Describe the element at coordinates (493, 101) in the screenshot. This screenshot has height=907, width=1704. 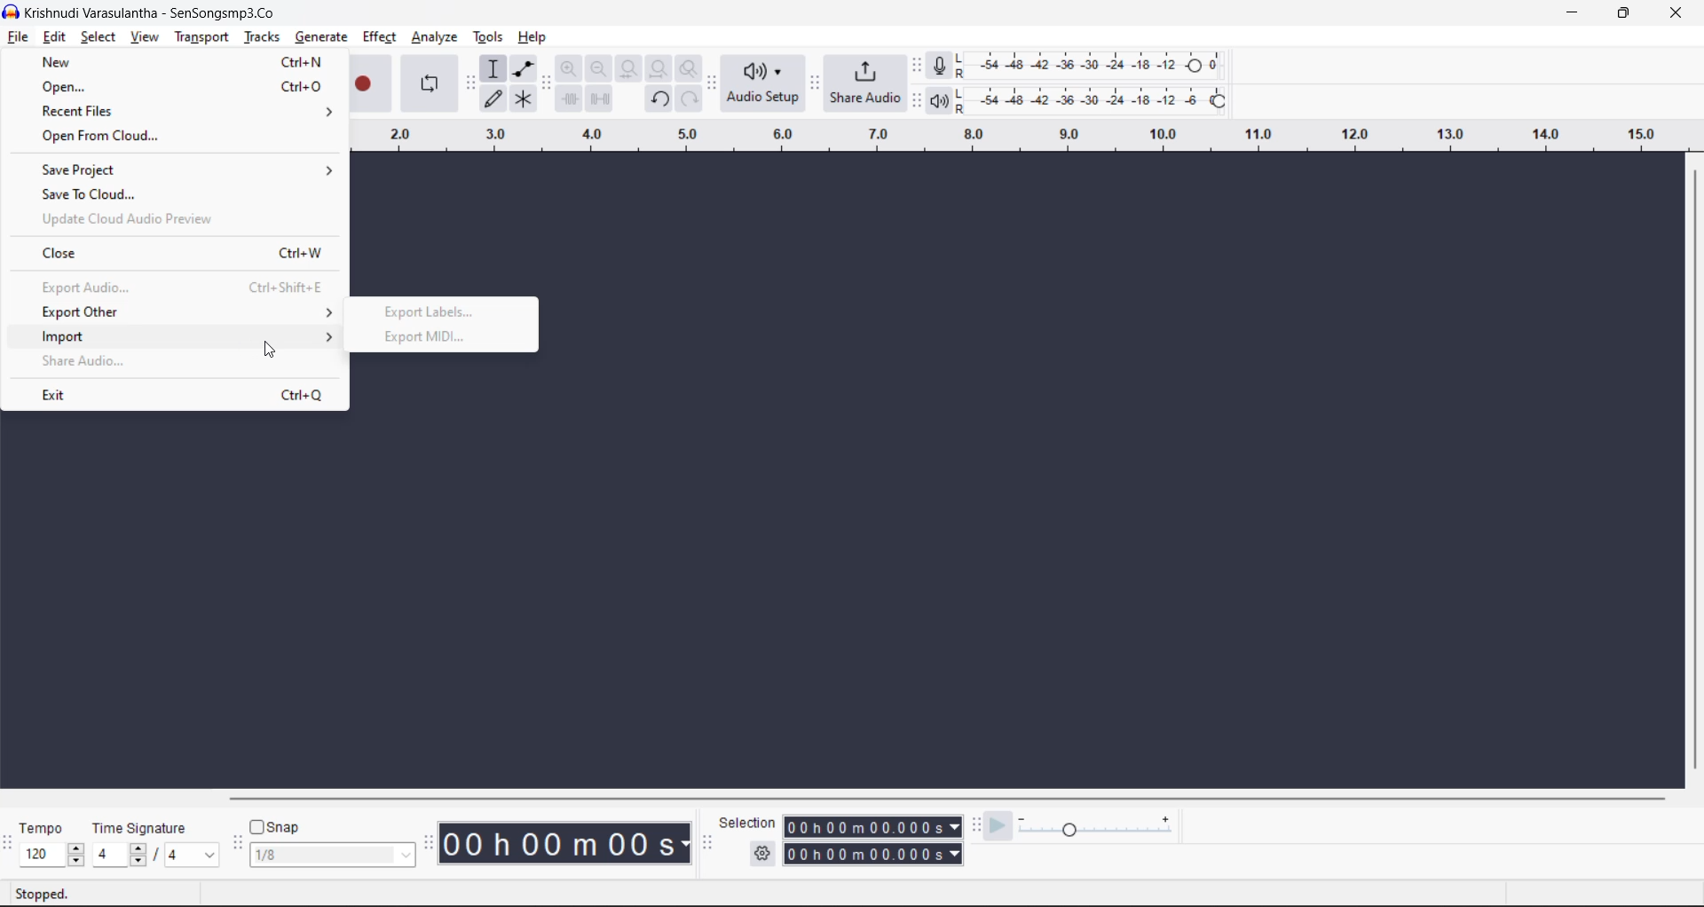
I see `draw tool` at that location.